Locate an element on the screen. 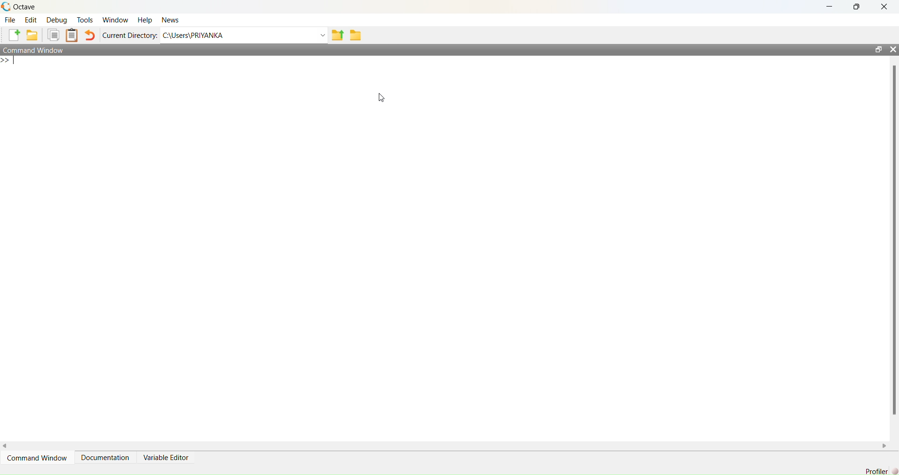 This screenshot has width=899, height=475. folder is located at coordinates (356, 35).